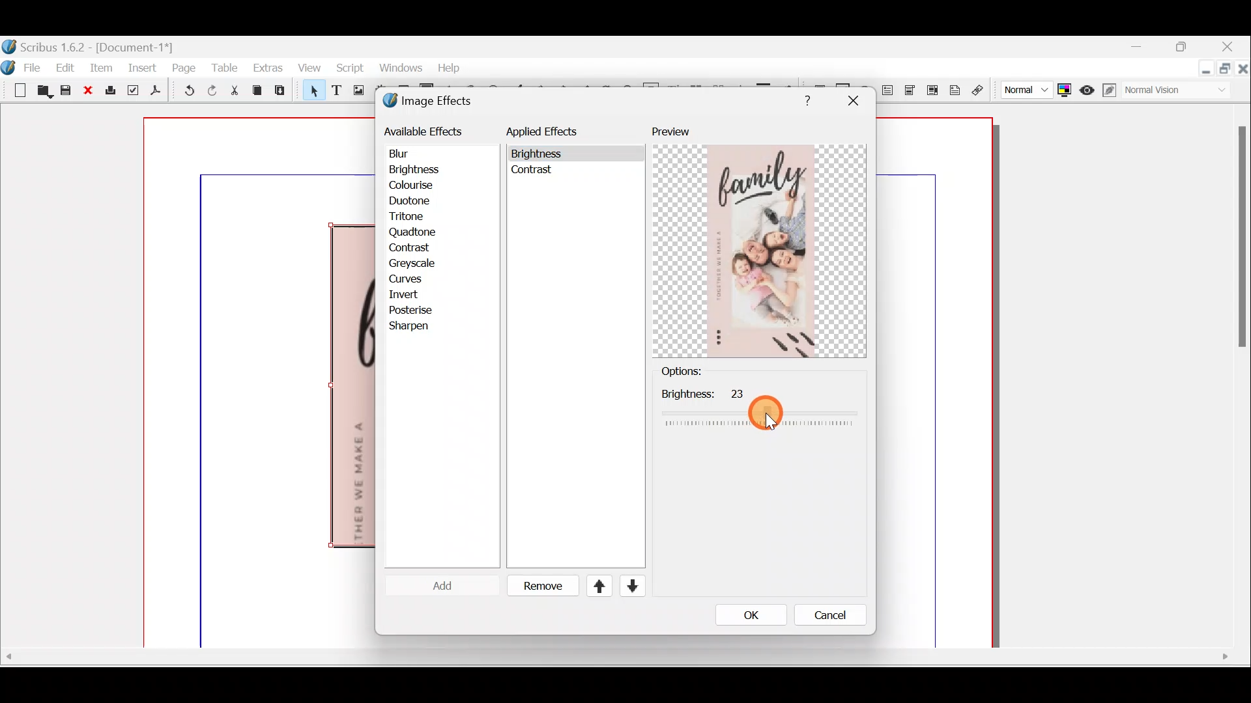 The image size is (1251, 703). Describe the element at coordinates (539, 154) in the screenshot. I see `` at that location.